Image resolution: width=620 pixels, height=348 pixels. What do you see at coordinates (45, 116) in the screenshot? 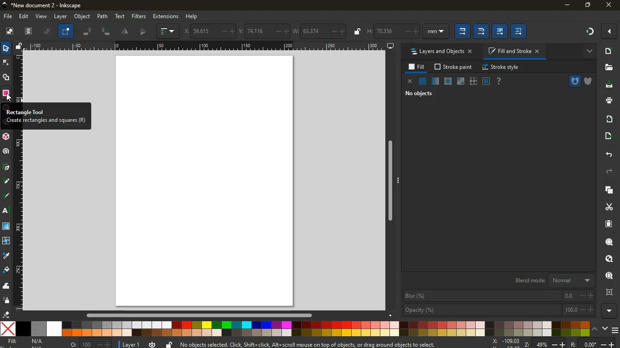
I see `description` at bounding box center [45, 116].